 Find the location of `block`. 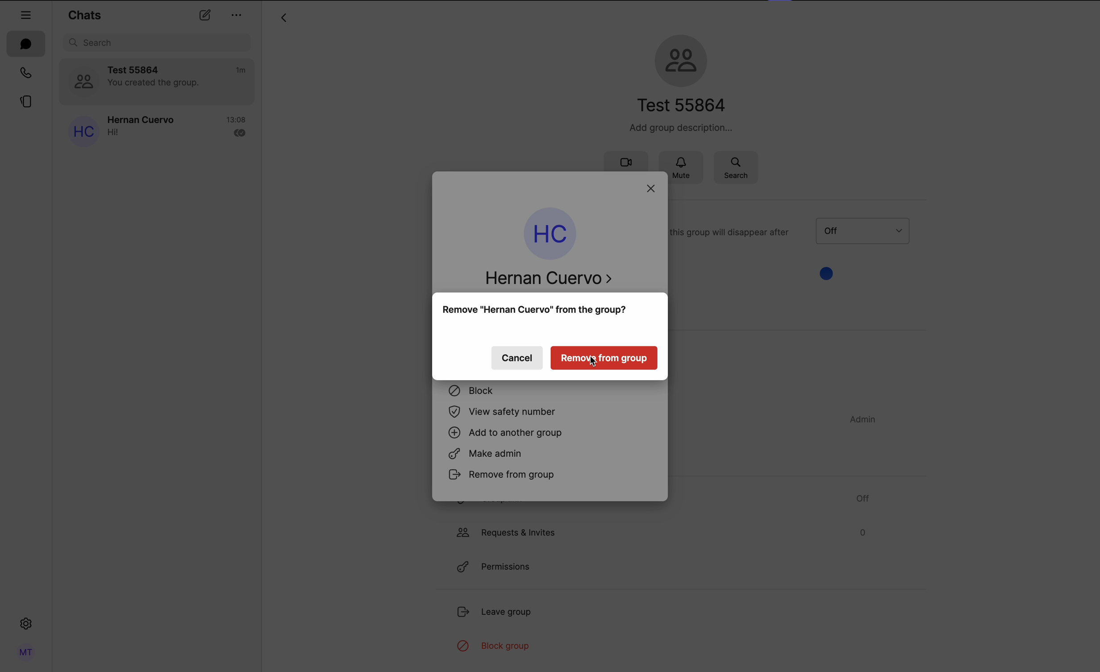

block is located at coordinates (472, 393).